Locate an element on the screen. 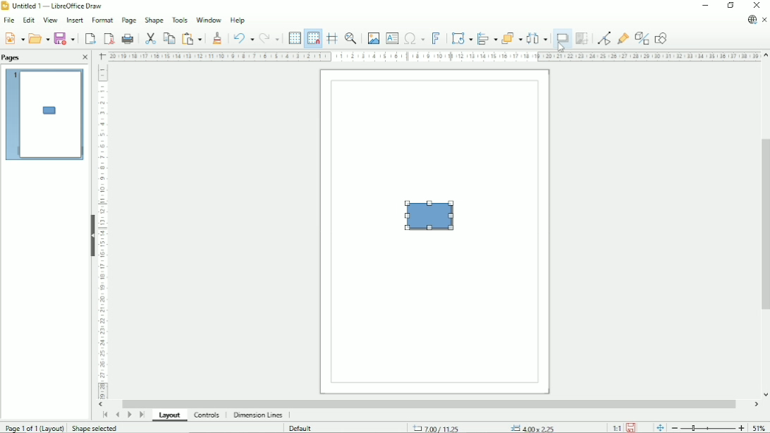 The height and width of the screenshot is (433, 770). Shadow is located at coordinates (562, 39).